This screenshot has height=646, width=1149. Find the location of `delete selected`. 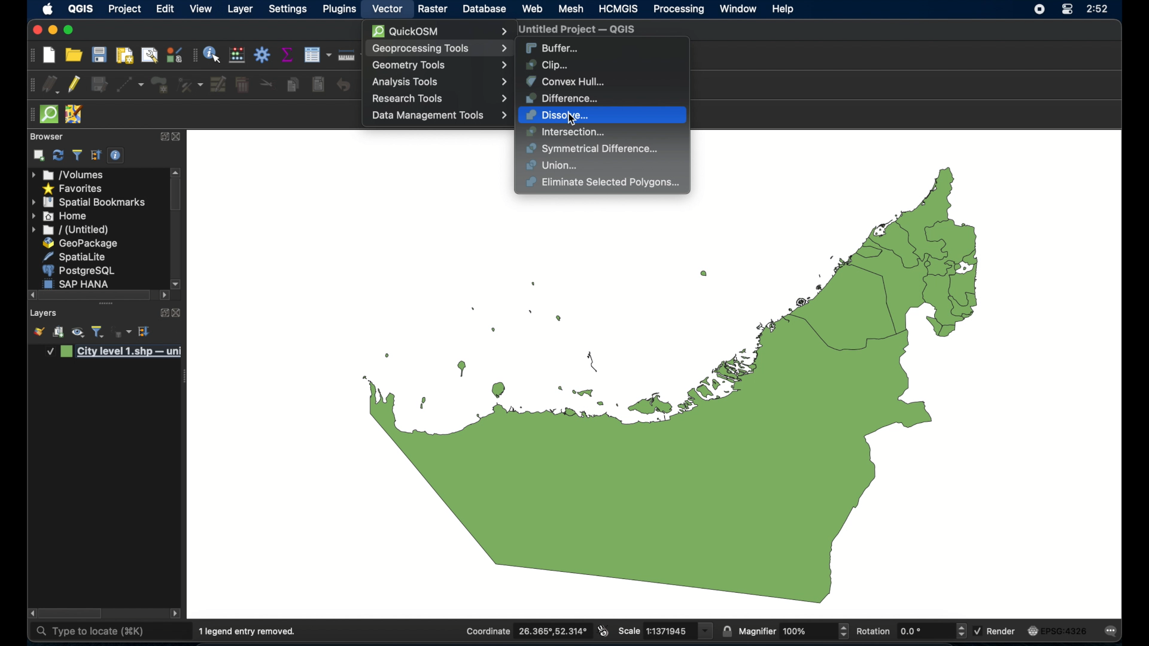

delete selected is located at coordinates (242, 85).